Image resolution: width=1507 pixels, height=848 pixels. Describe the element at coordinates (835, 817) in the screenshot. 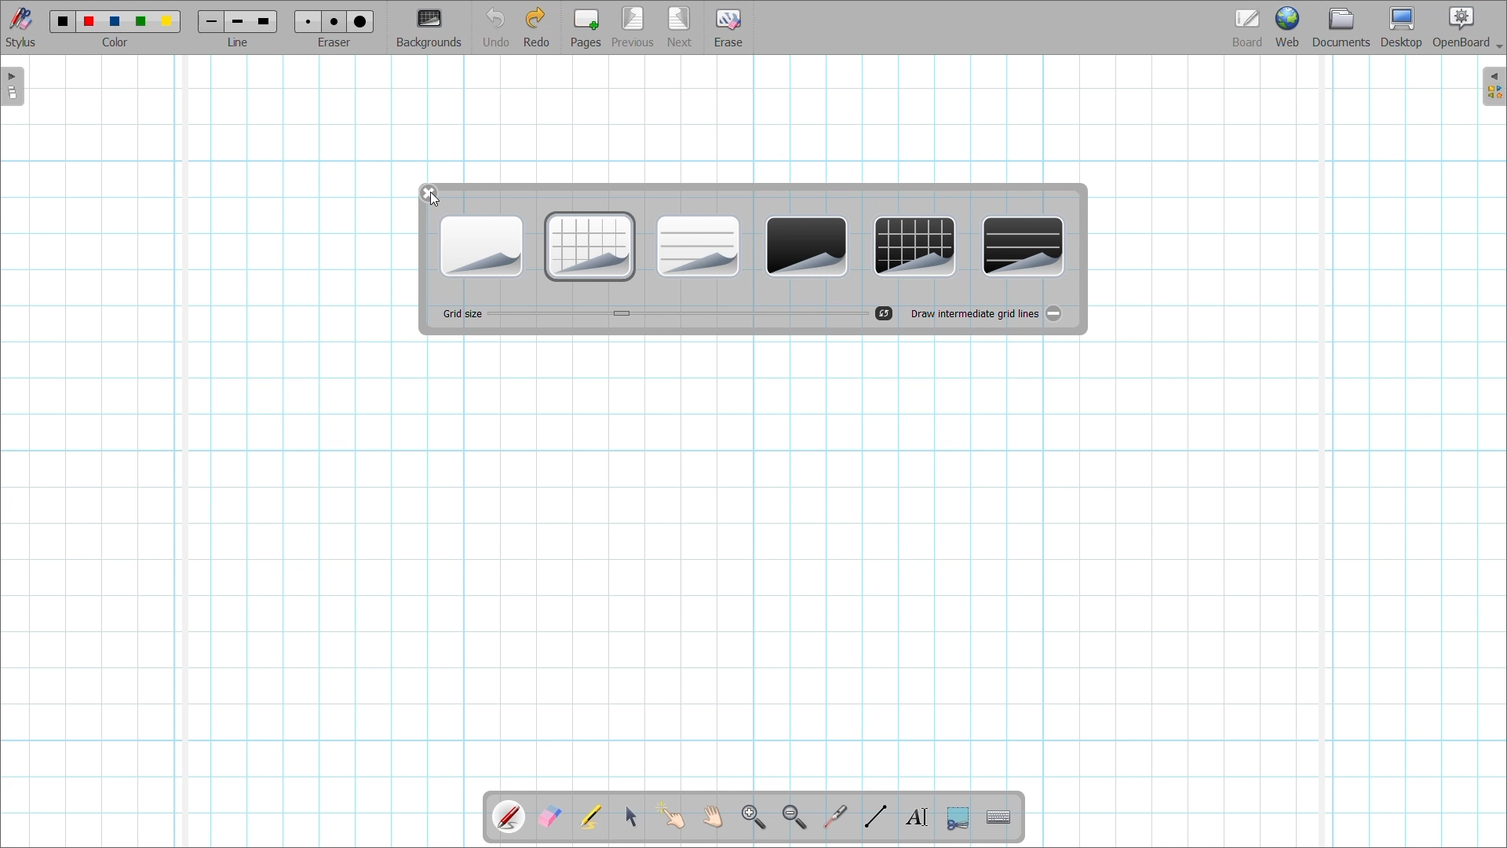

I see `Virtual laser pointer` at that location.